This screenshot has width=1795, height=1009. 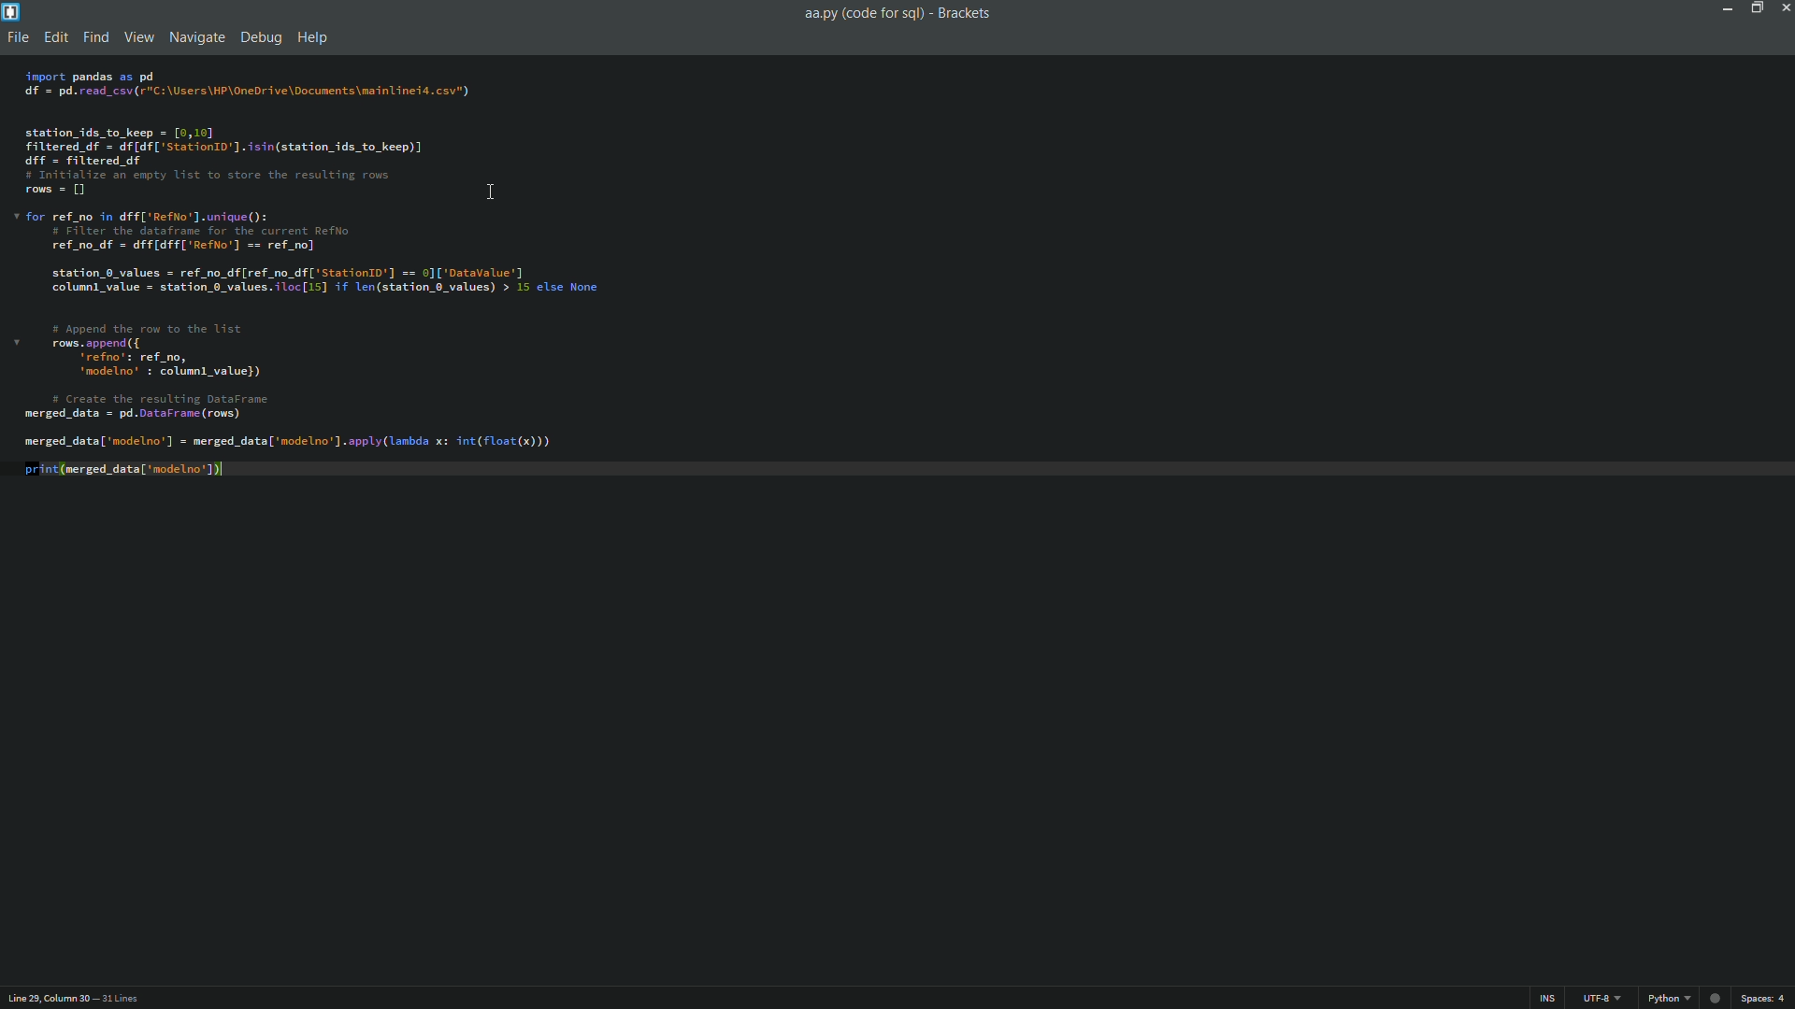 What do you see at coordinates (1765, 999) in the screenshot?
I see `space` at bounding box center [1765, 999].